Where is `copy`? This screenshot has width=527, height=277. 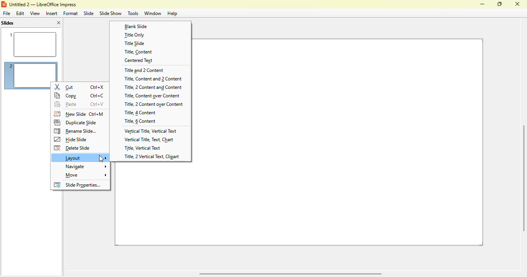 copy is located at coordinates (65, 95).